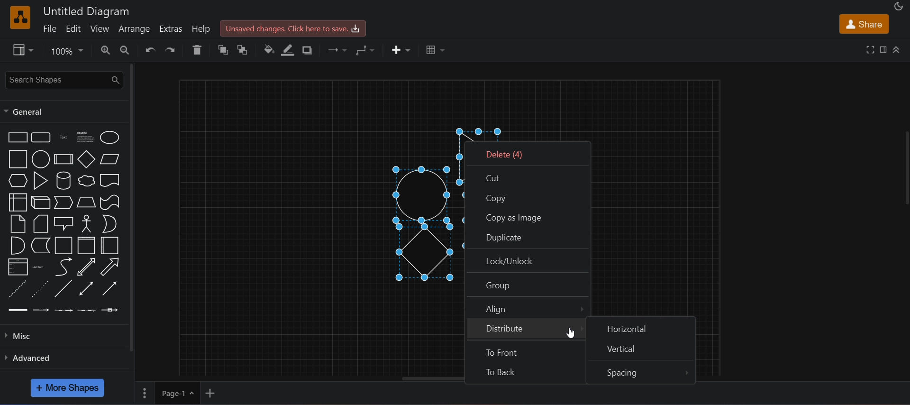 The height and width of the screenshot is (405, 910). What do you see at coordinates (87, 267) in the screenshot?
I see `bidirectional arrow` at bounding box center [87, 267].